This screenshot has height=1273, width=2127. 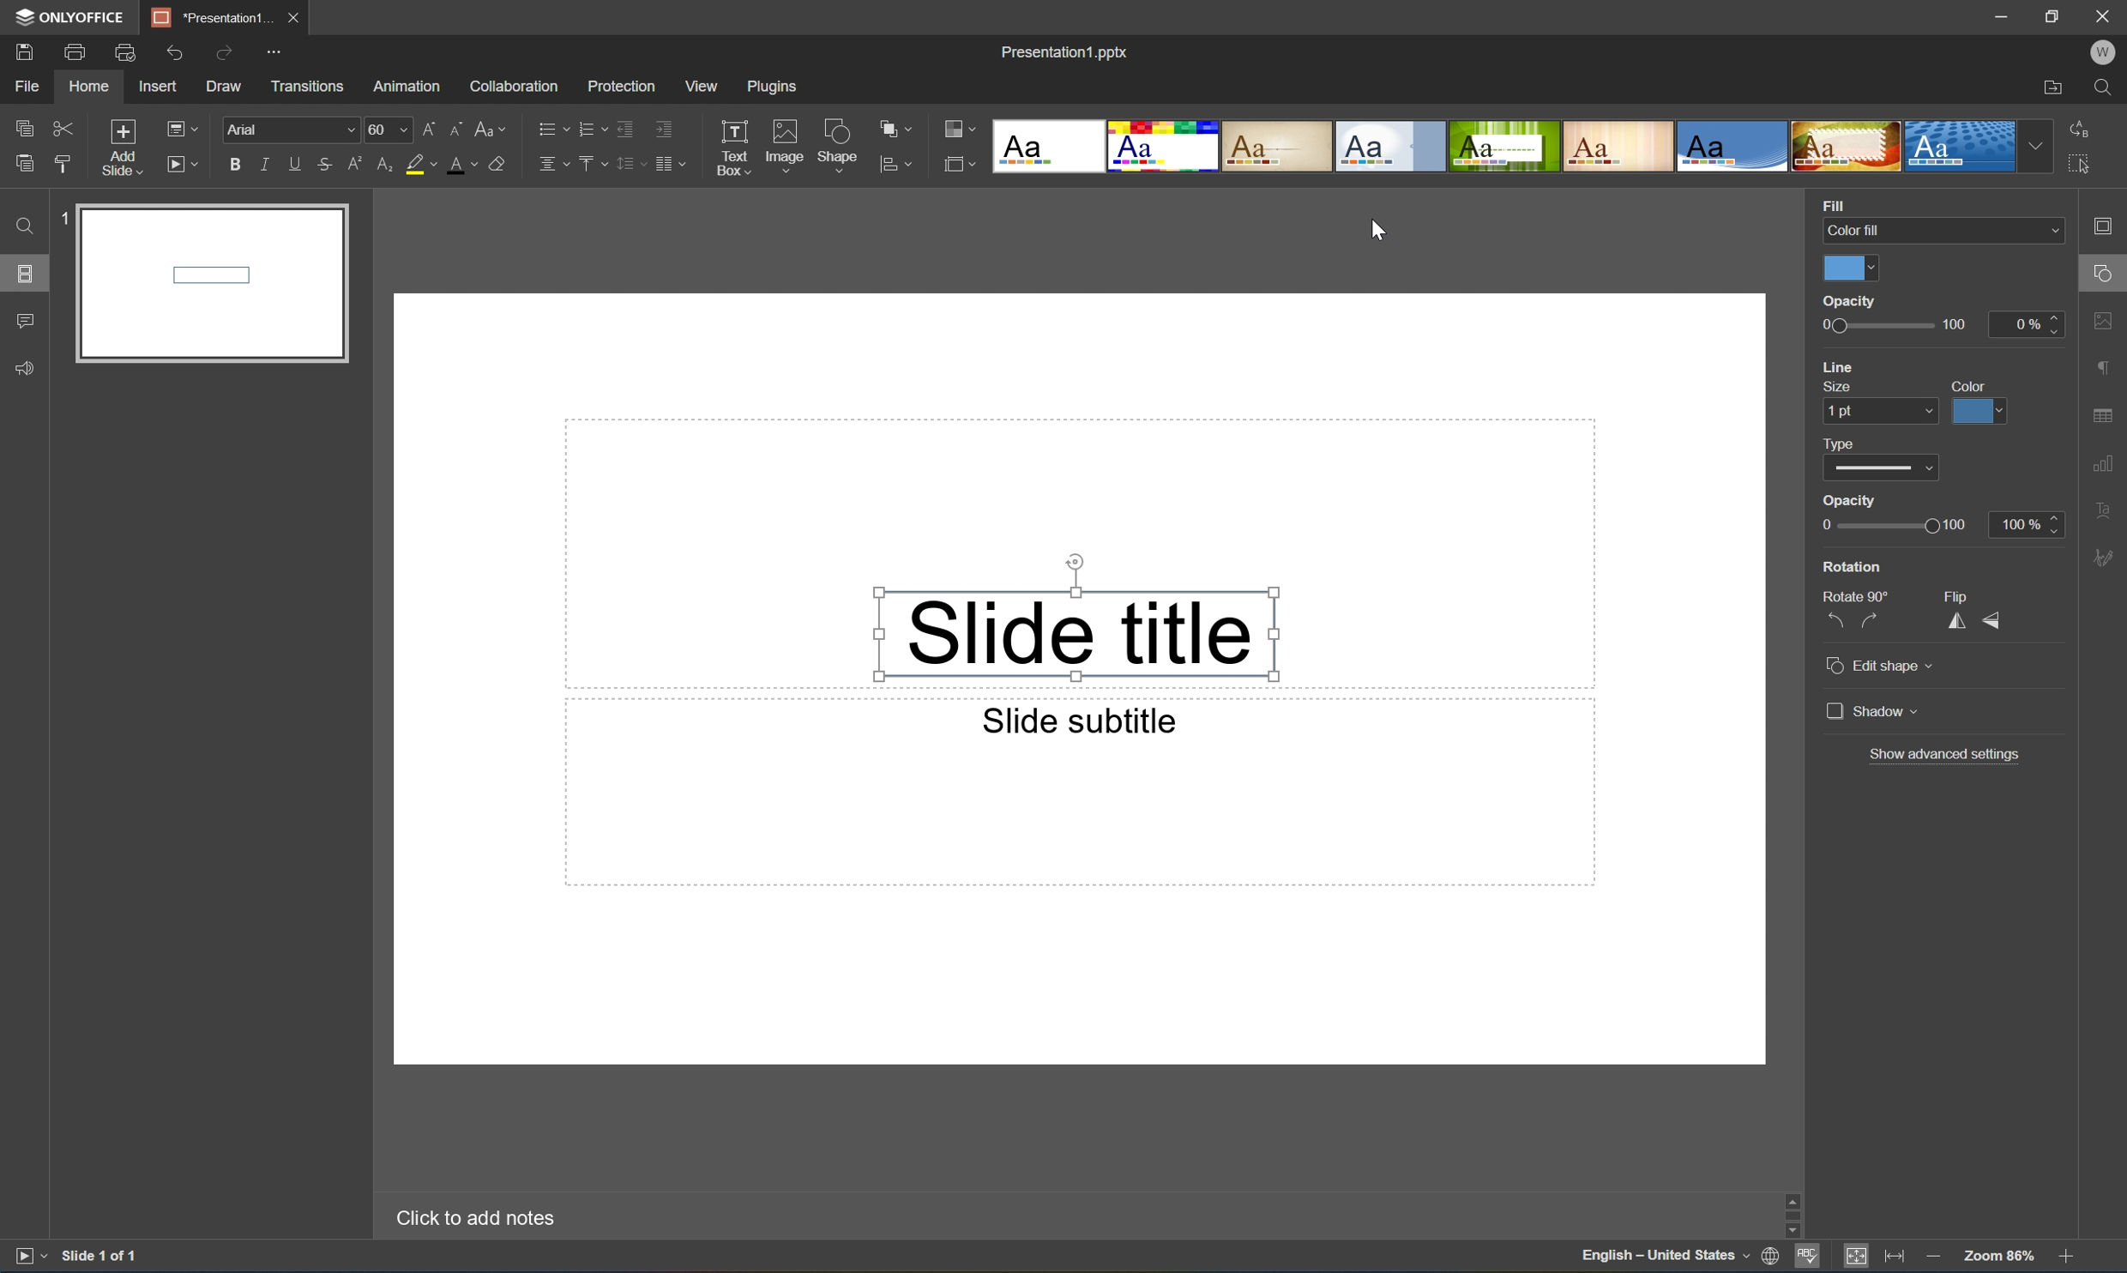 What do you see at coordinates (2106, 465) in the screenshot?
I see `chart settings` at bounding box center [2106, 465].